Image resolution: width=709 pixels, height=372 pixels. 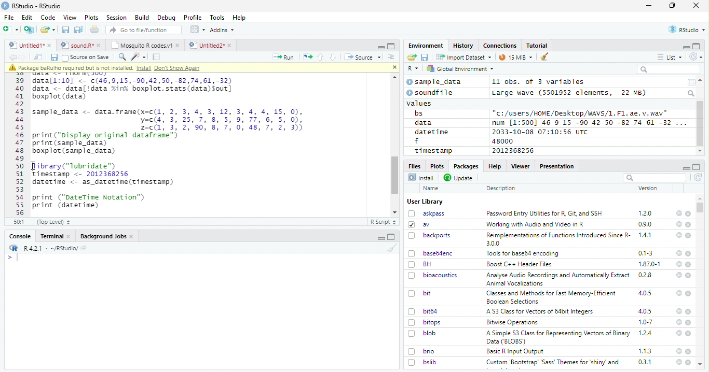 What do you see at coordinates (413, 69) in the screenshot?
I see `R` at bounding box center [413, 69].